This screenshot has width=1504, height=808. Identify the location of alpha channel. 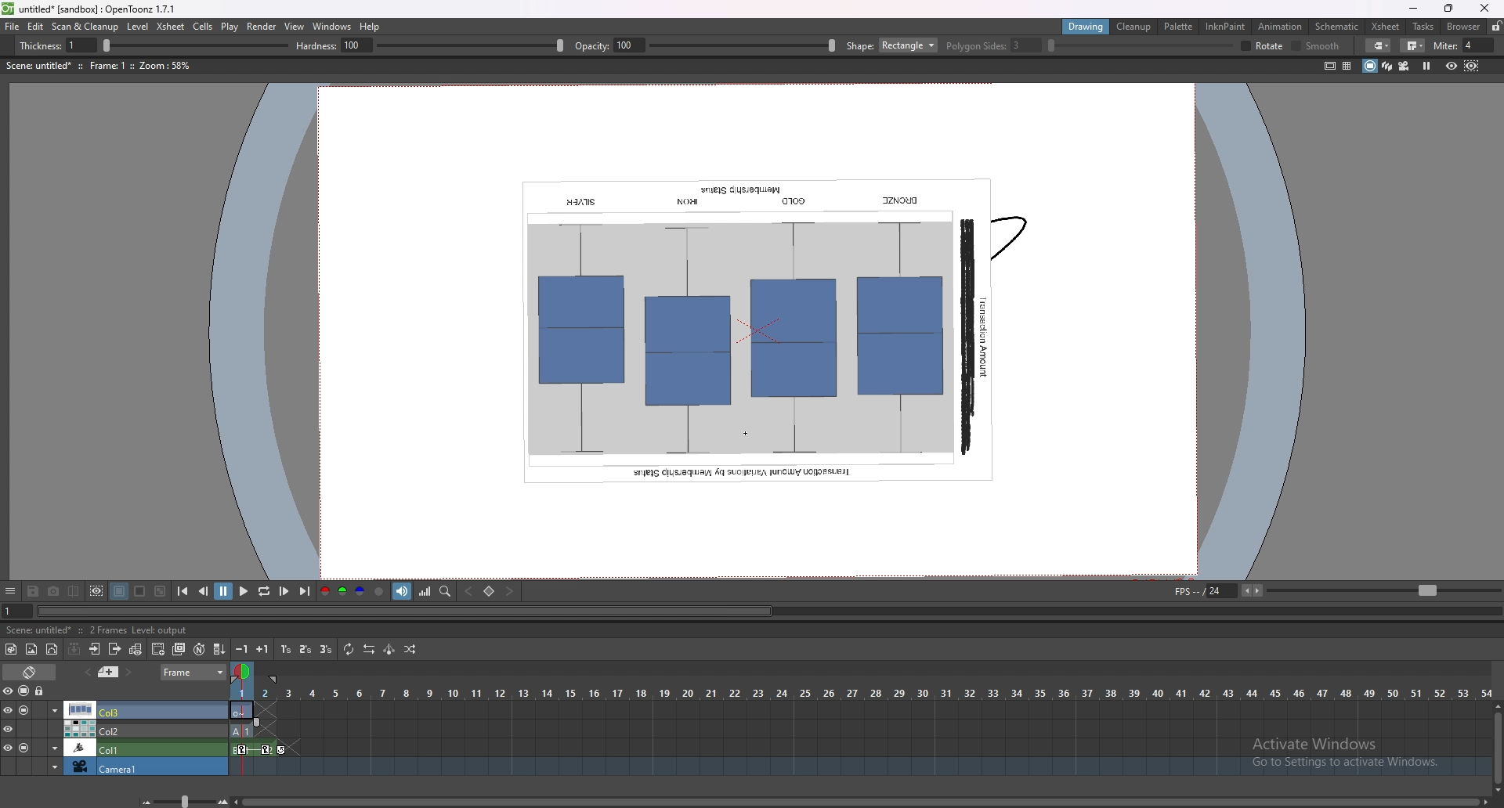
(379, 592).